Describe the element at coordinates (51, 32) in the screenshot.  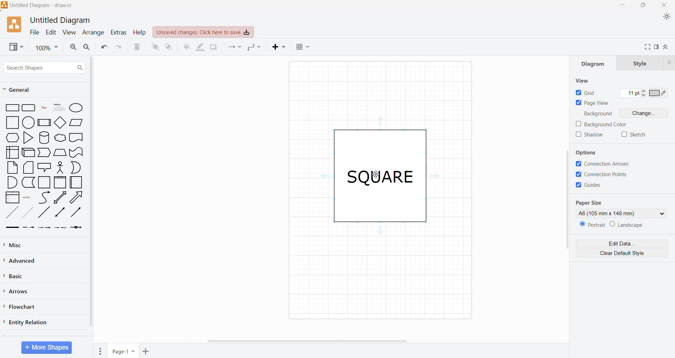
I see `Edit` at that location.